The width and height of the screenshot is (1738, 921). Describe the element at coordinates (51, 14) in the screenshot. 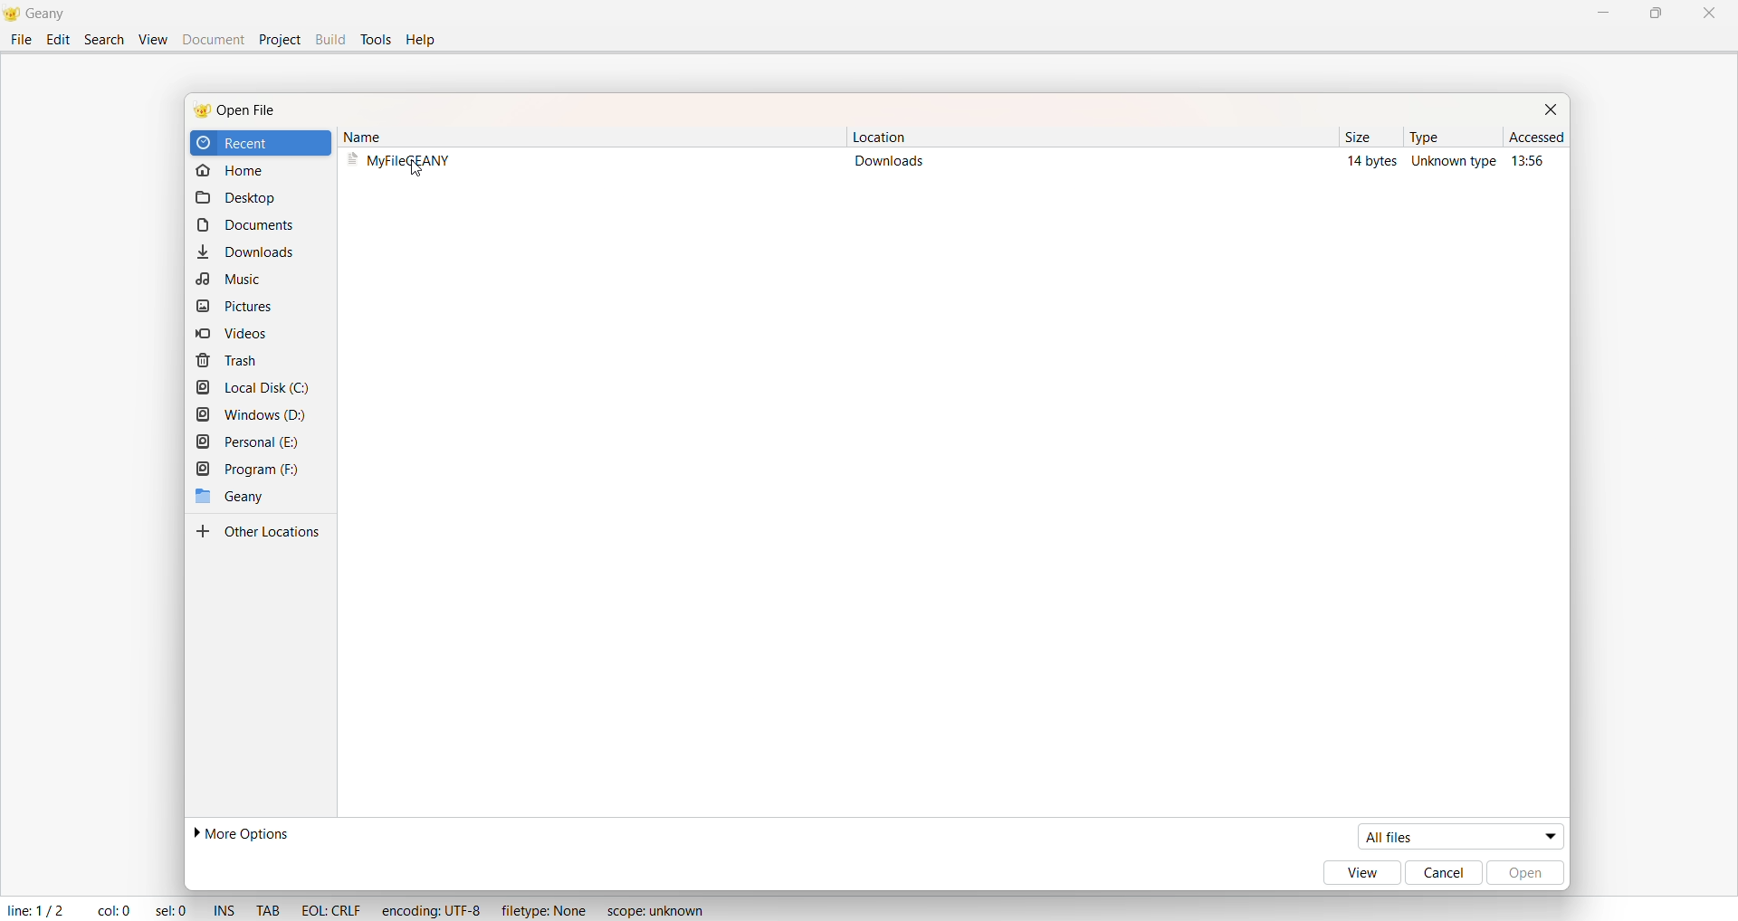

I see `Title` at that location.